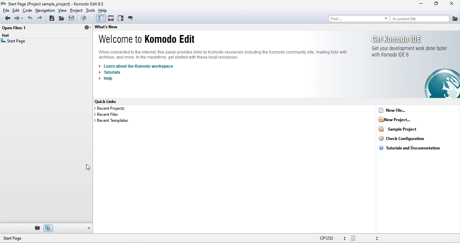  What do you see at coordinates (100, 19) in the screenshot?
I see `left pane` at bounding box center [100, 19].